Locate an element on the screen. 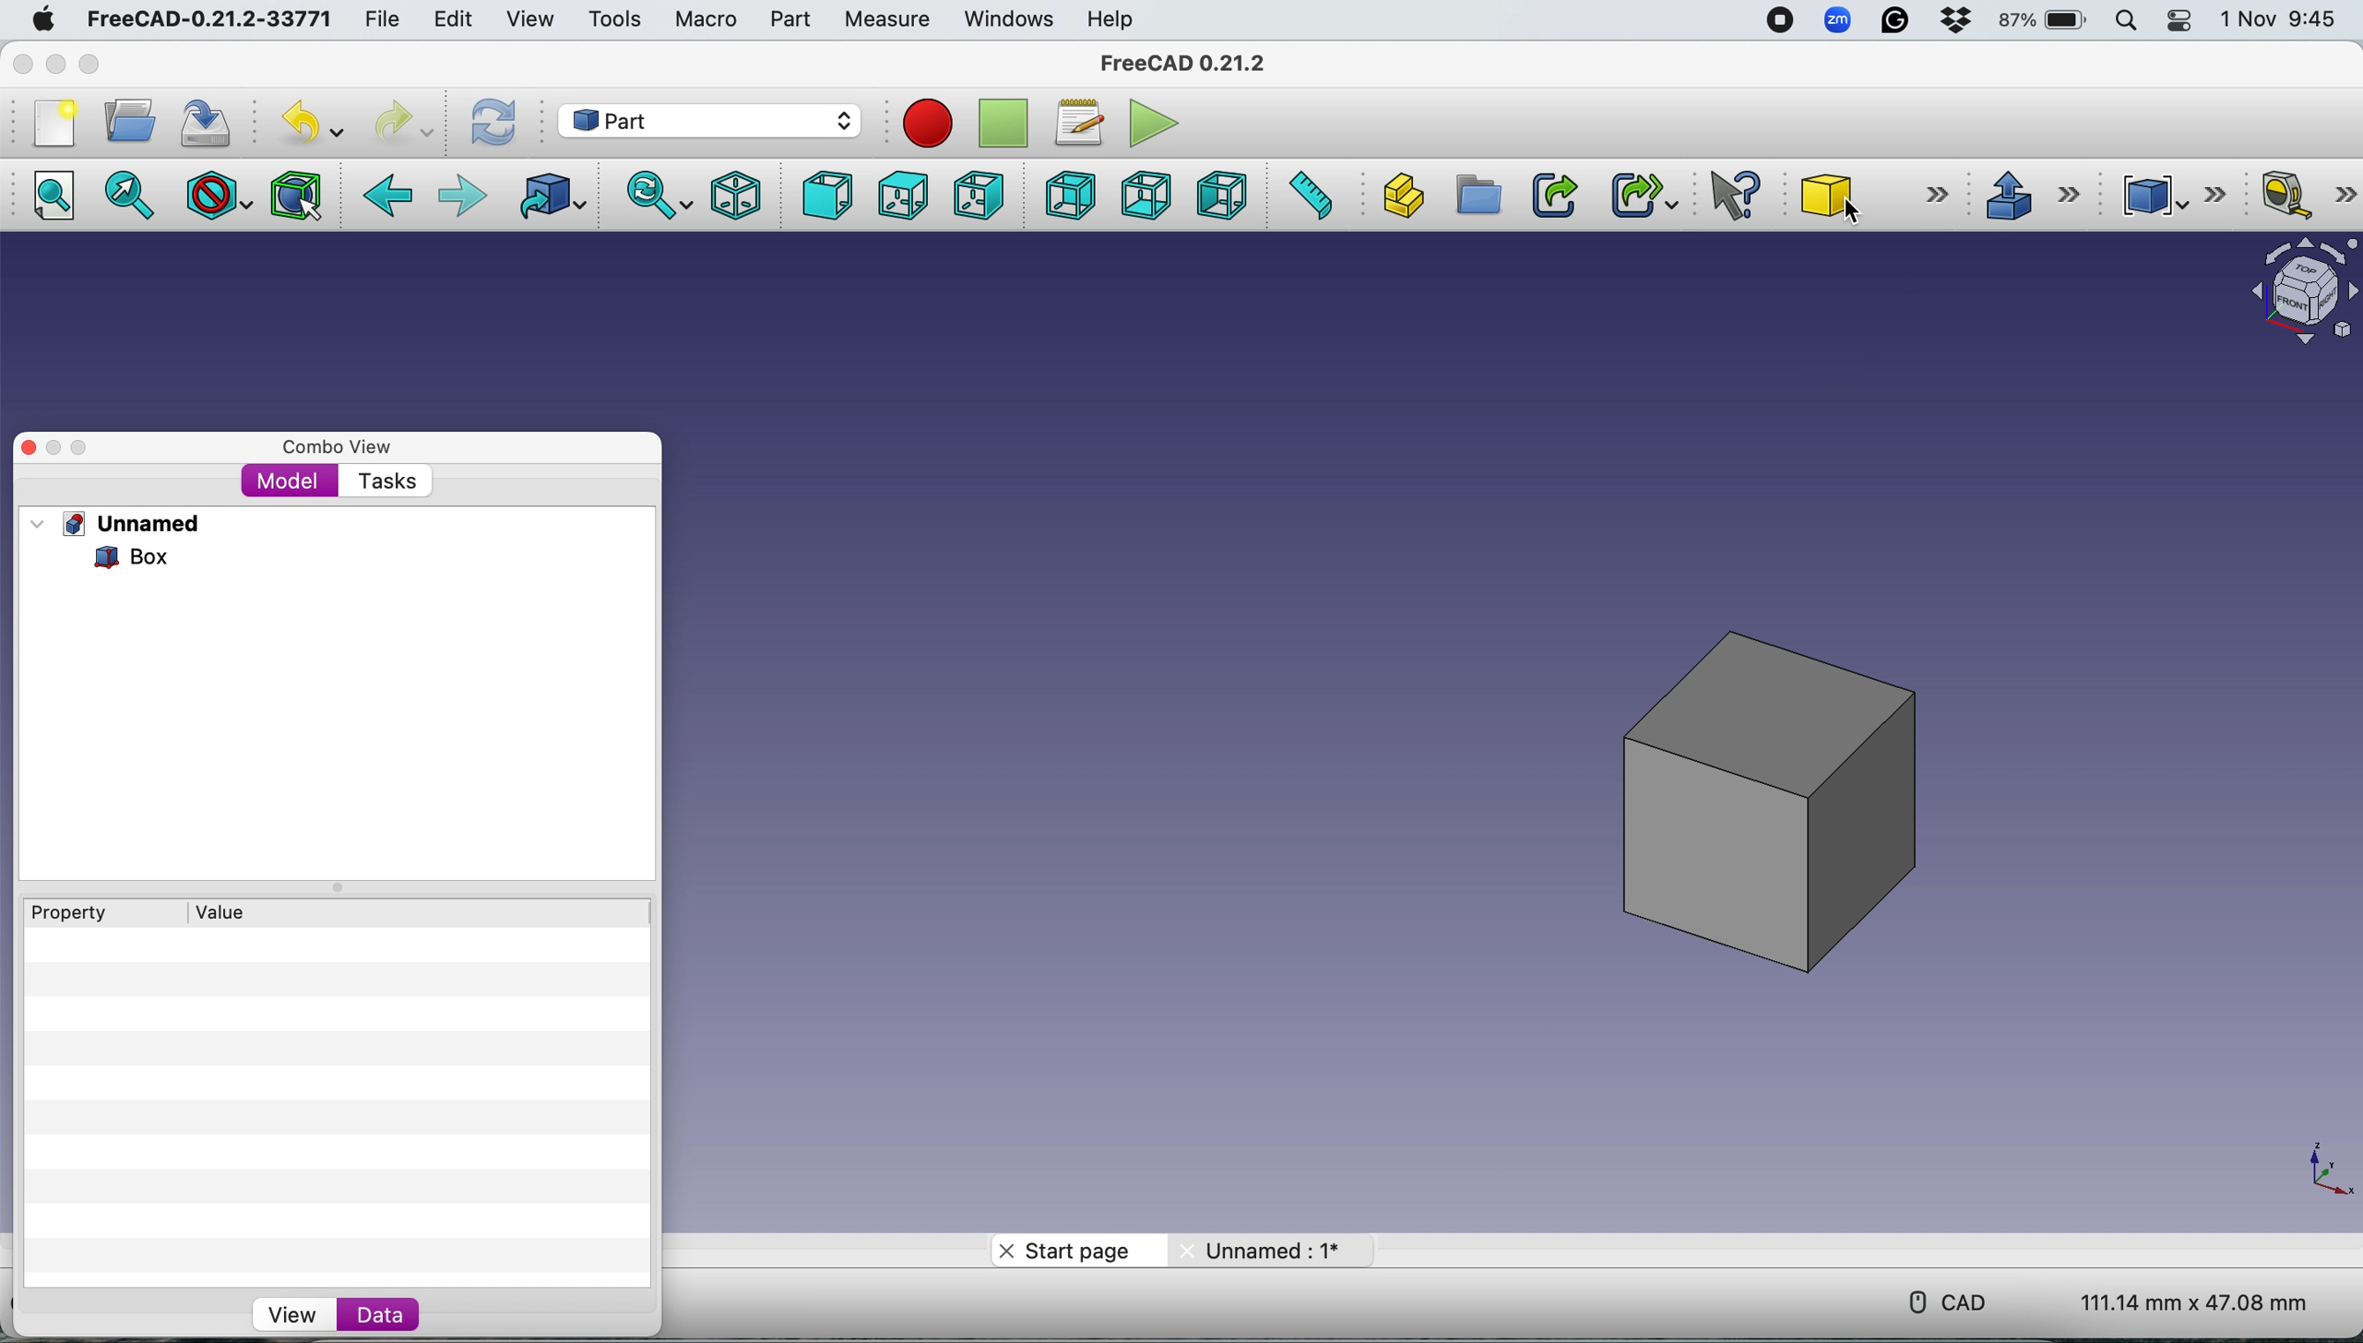  Maximise is located at coordinates (82, 448).